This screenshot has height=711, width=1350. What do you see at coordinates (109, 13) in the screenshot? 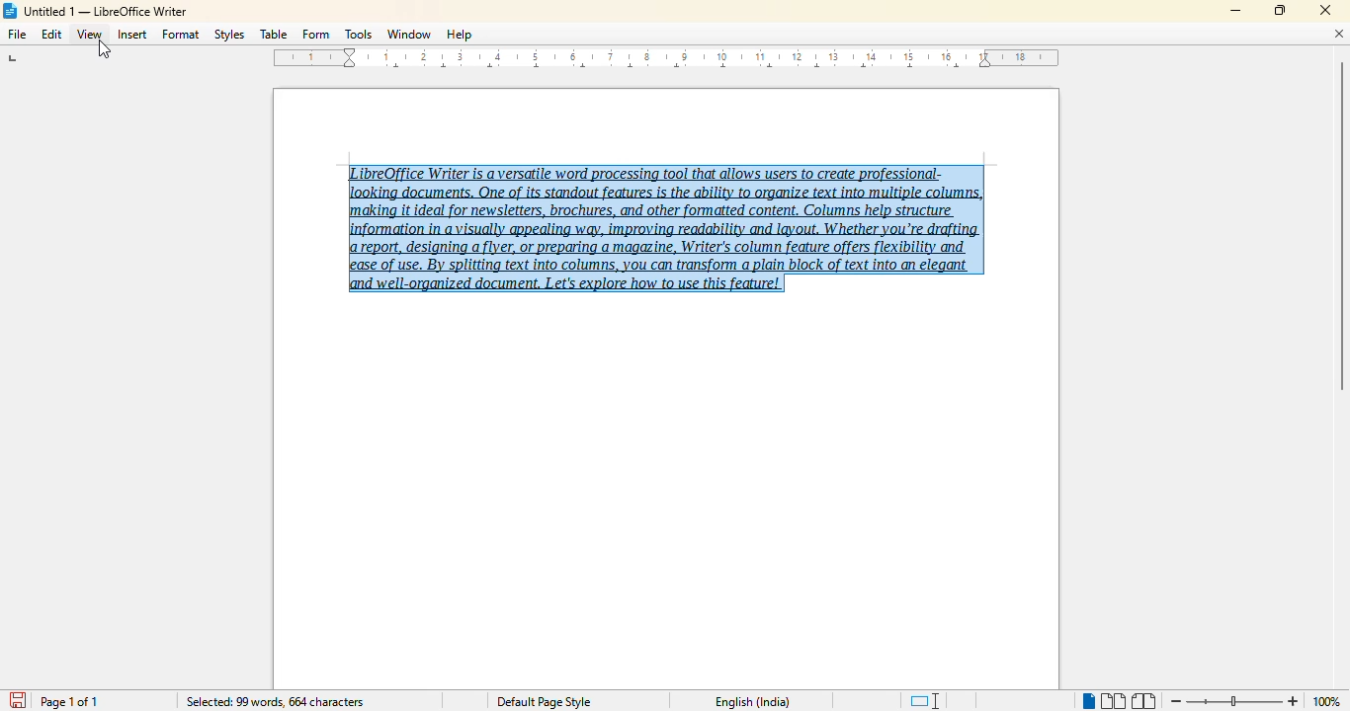
I see `Untitled 1 -- LibreOffice Writer` at bounding box center [109, 13].